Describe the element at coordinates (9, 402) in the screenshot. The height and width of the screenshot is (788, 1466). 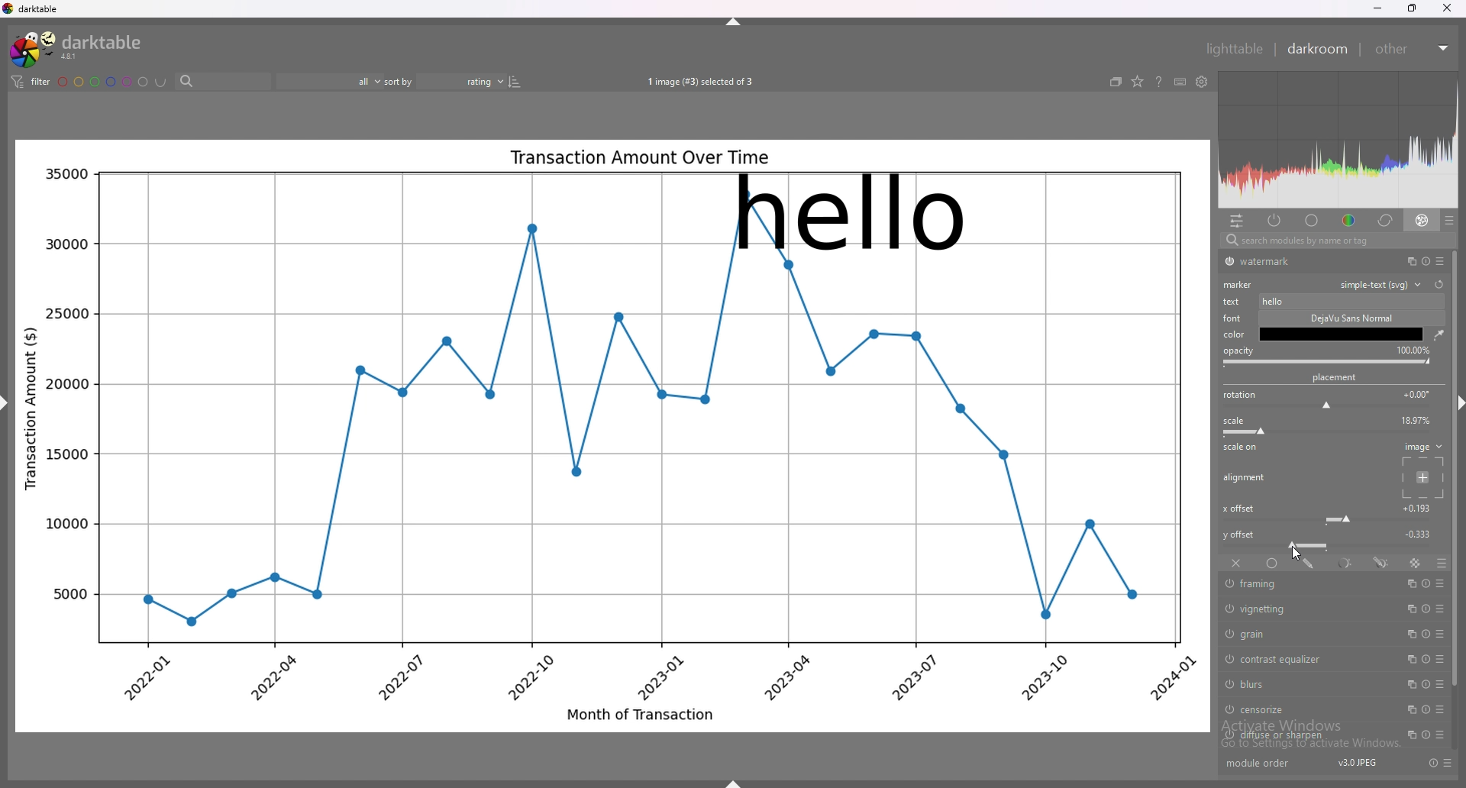
I see `hide` at that location.